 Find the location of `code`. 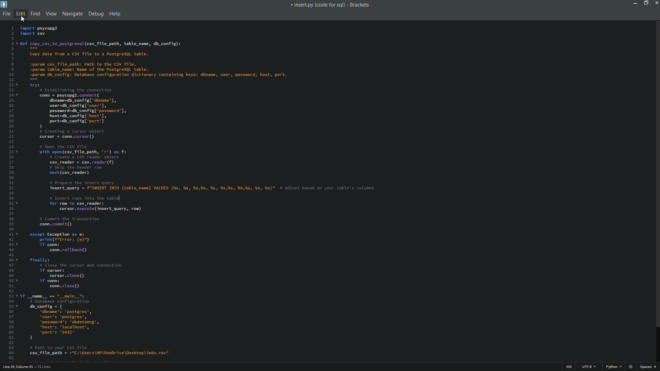

code is located at coordinates (204, 193).